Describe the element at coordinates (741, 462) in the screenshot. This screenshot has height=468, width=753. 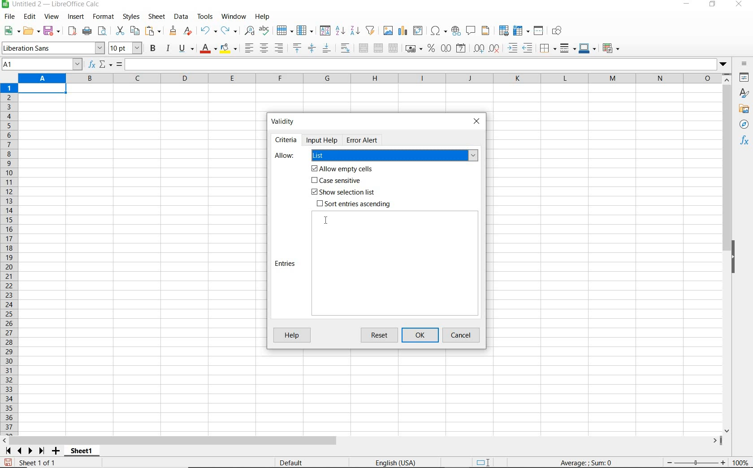
I see `zoom factor` at that location.